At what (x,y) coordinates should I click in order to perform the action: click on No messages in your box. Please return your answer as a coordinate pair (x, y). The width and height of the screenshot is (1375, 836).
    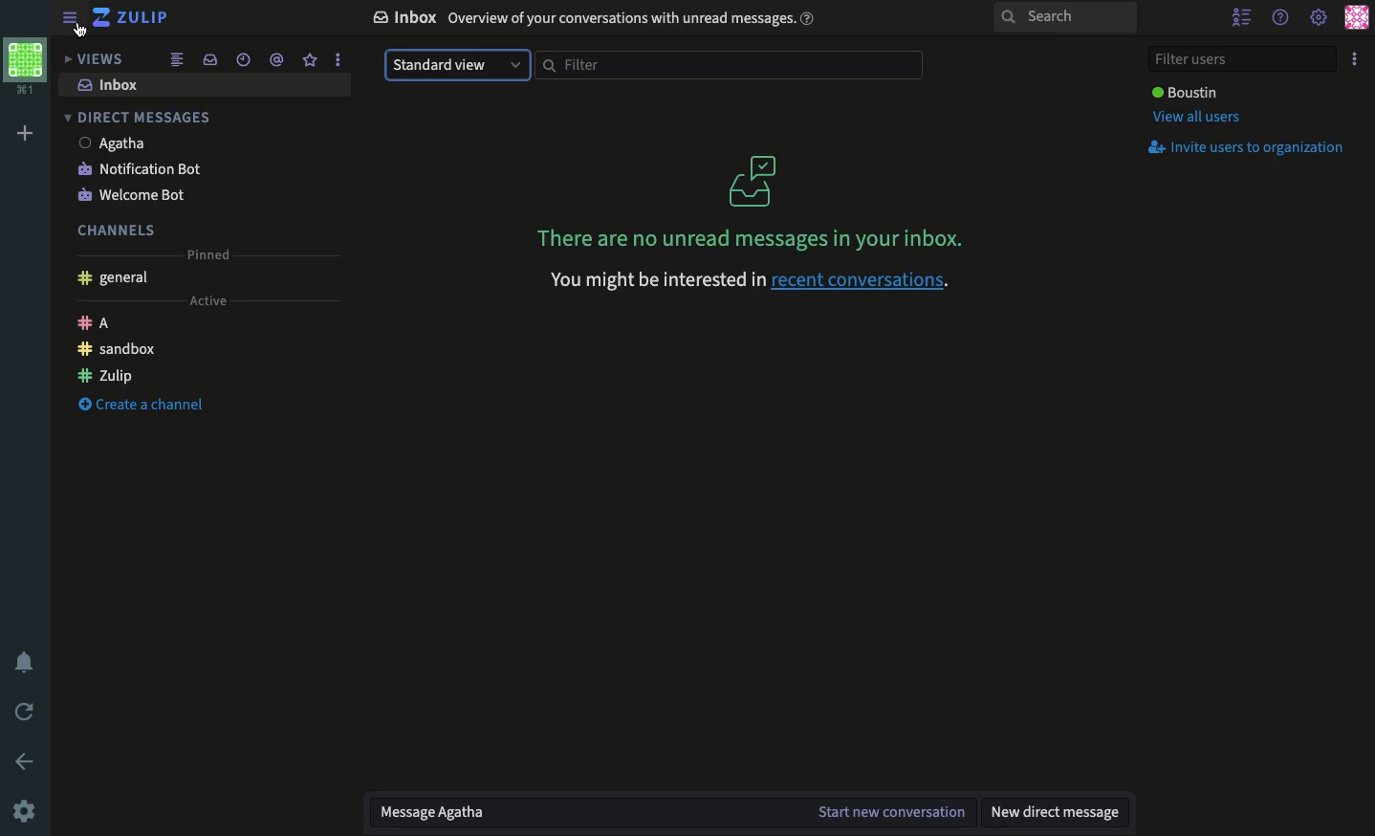
    Looking at the image, I should click on (753, 200).